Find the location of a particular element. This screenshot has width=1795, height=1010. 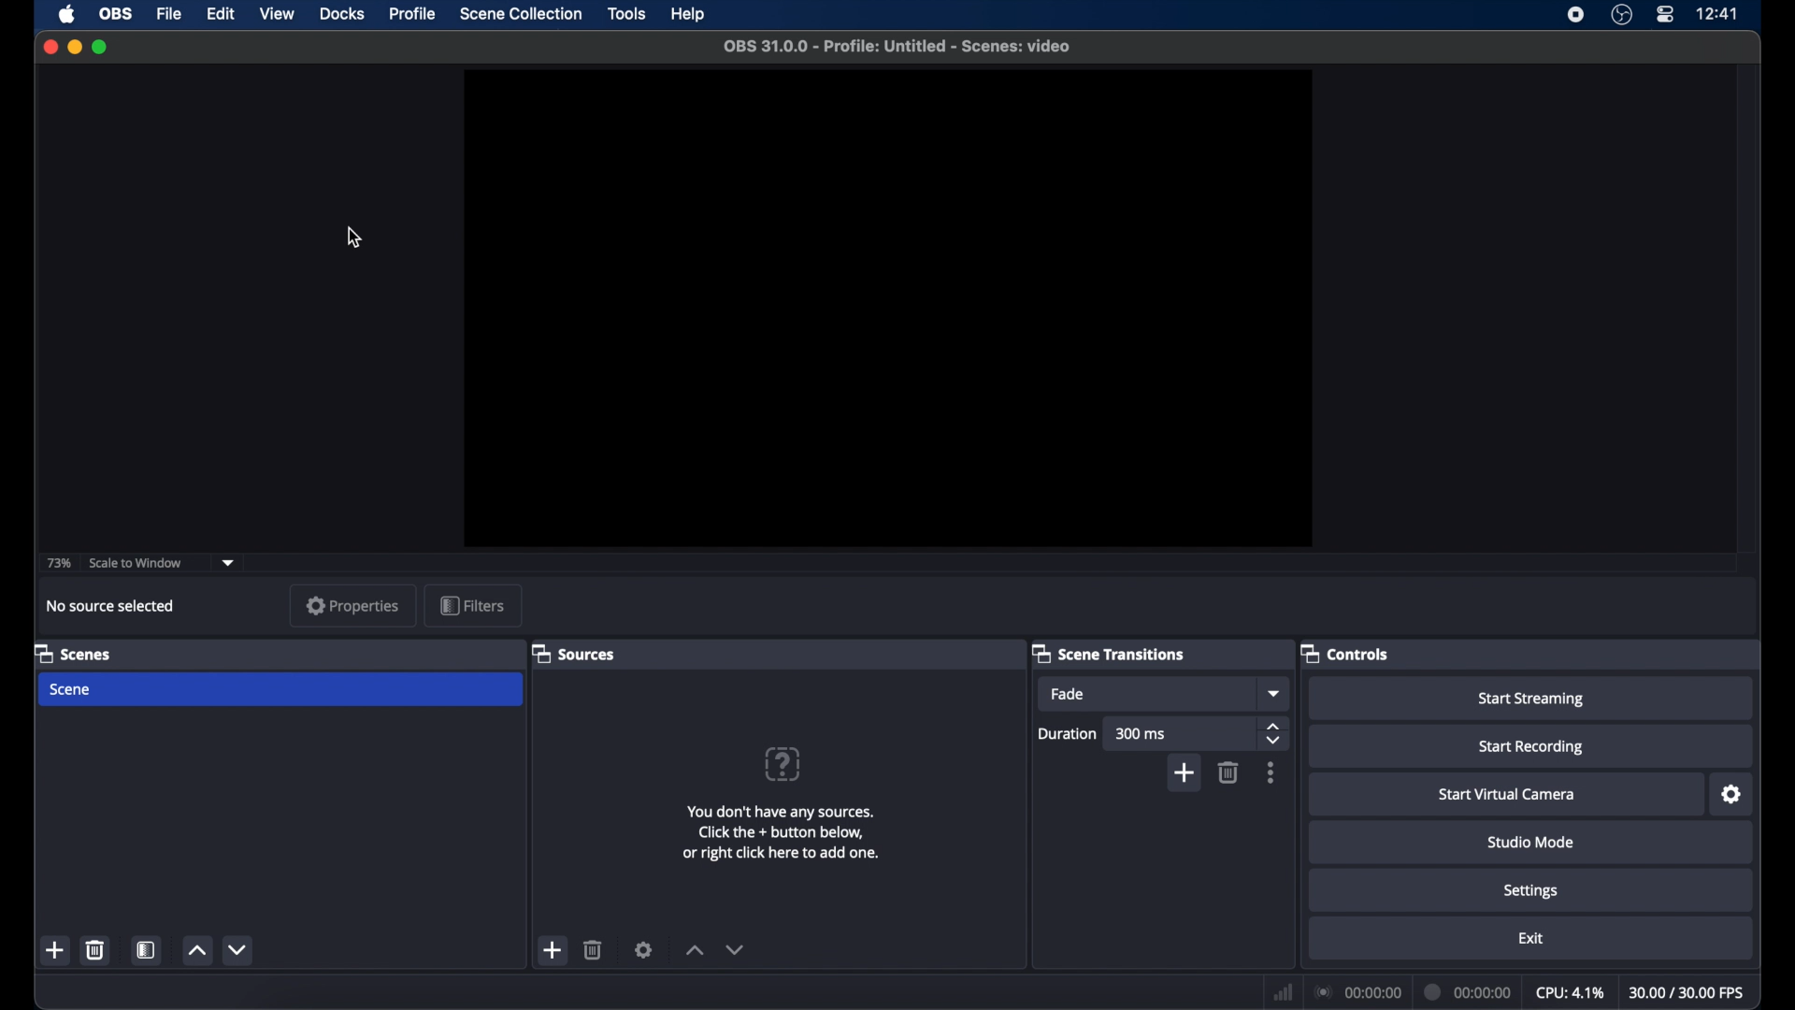

OBS 31.0.0 - Profile: Untitled - Scenes: video is located at coordinates (896, 47).